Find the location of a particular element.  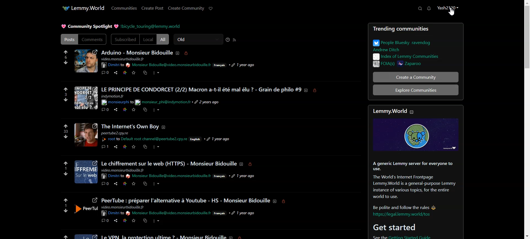

Text is located at coordinates (137, 52).